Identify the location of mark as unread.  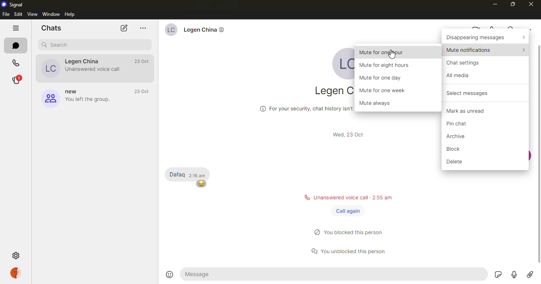
(469, 111).